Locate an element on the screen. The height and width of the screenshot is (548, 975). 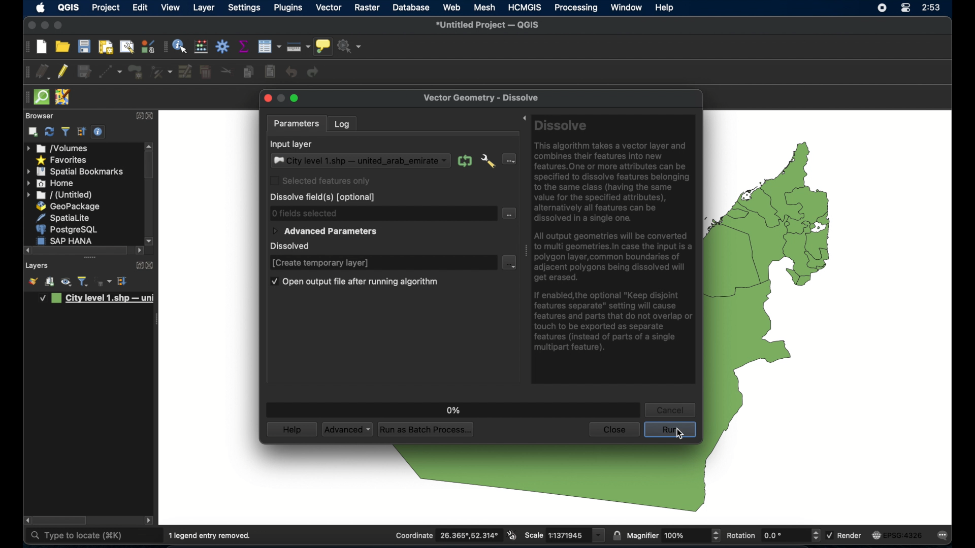
input layer is located at coordinates (291, 144).